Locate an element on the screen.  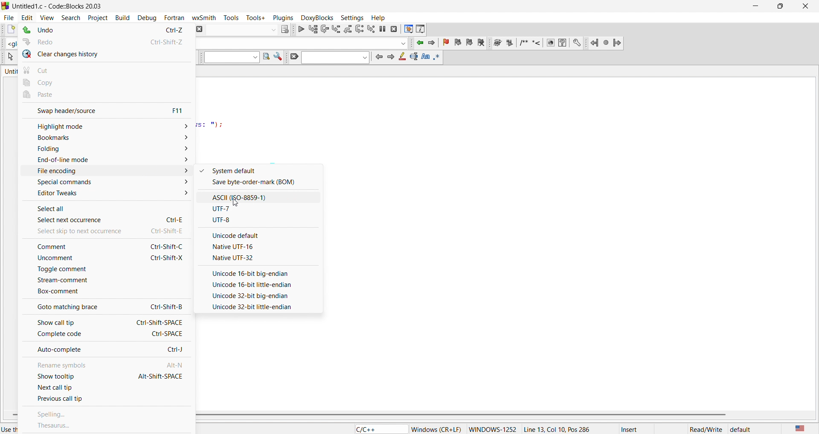
settings is located at coordinates (577, 43).